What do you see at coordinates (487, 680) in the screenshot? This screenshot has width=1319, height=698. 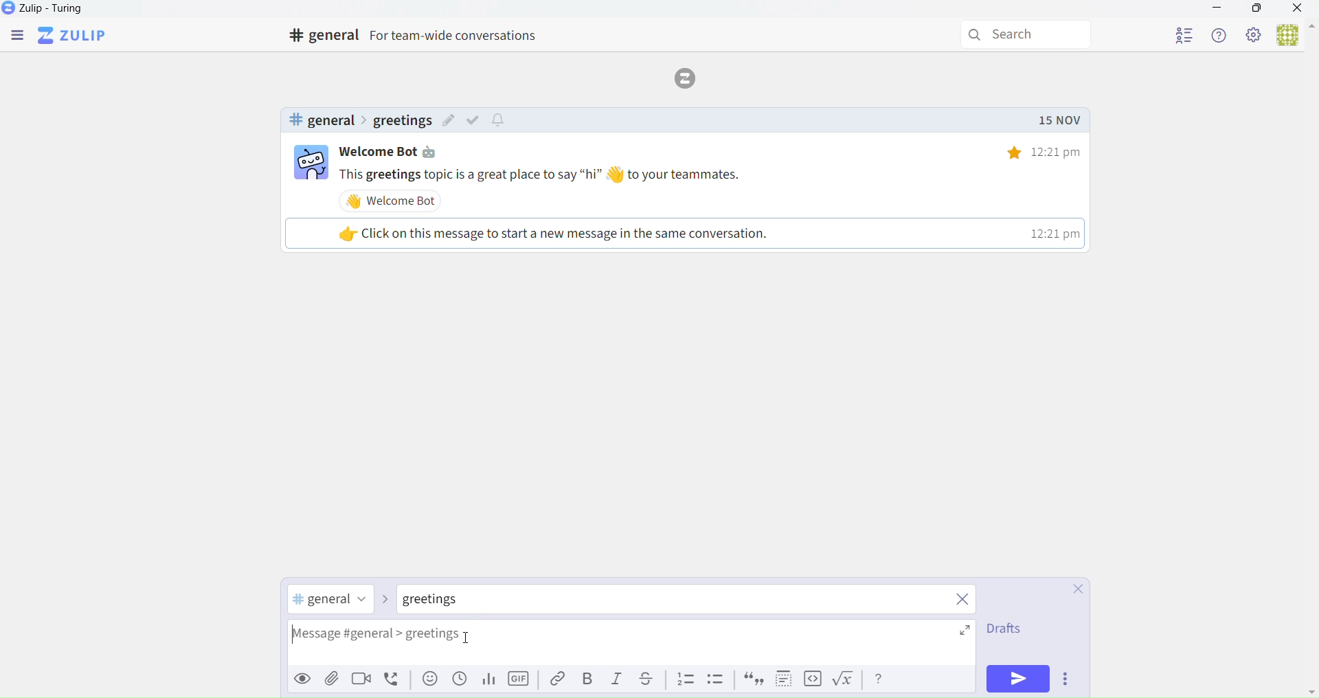 I see `Stats` at bounding box center [487, 680].